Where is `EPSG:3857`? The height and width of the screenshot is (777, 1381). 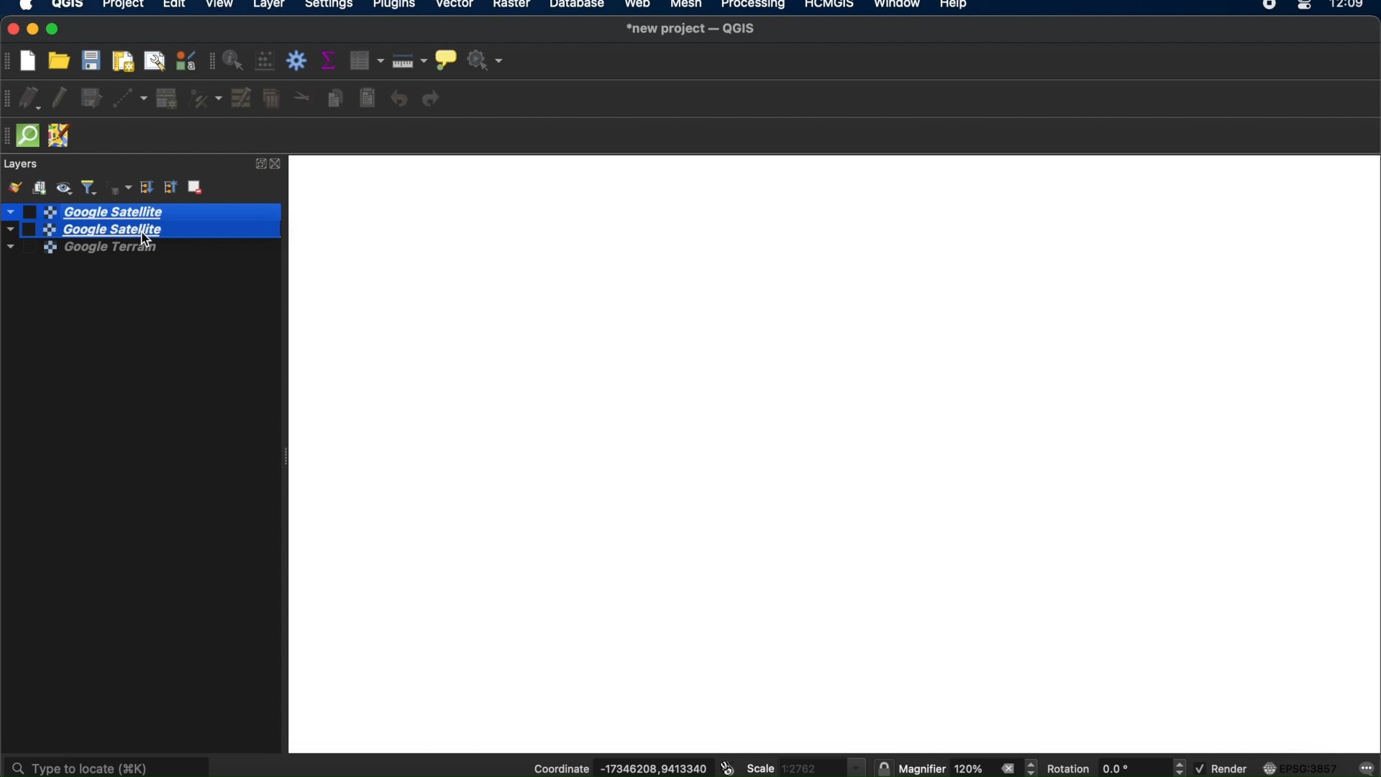 EPSG:3857 is located at coordinates (1303, 768).